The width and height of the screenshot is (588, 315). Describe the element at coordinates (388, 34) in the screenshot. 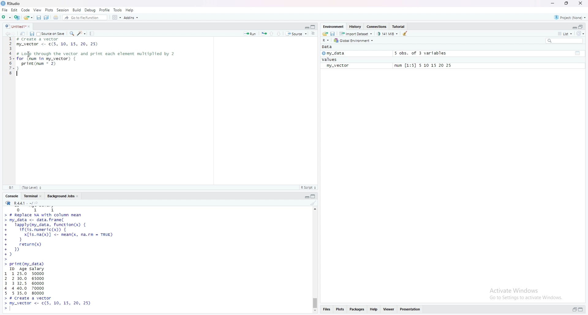

I see `141 MB` at that location.